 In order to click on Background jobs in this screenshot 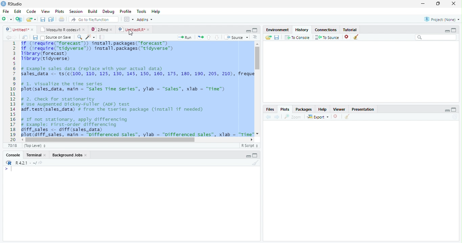, I will do `click(70, 155)`.